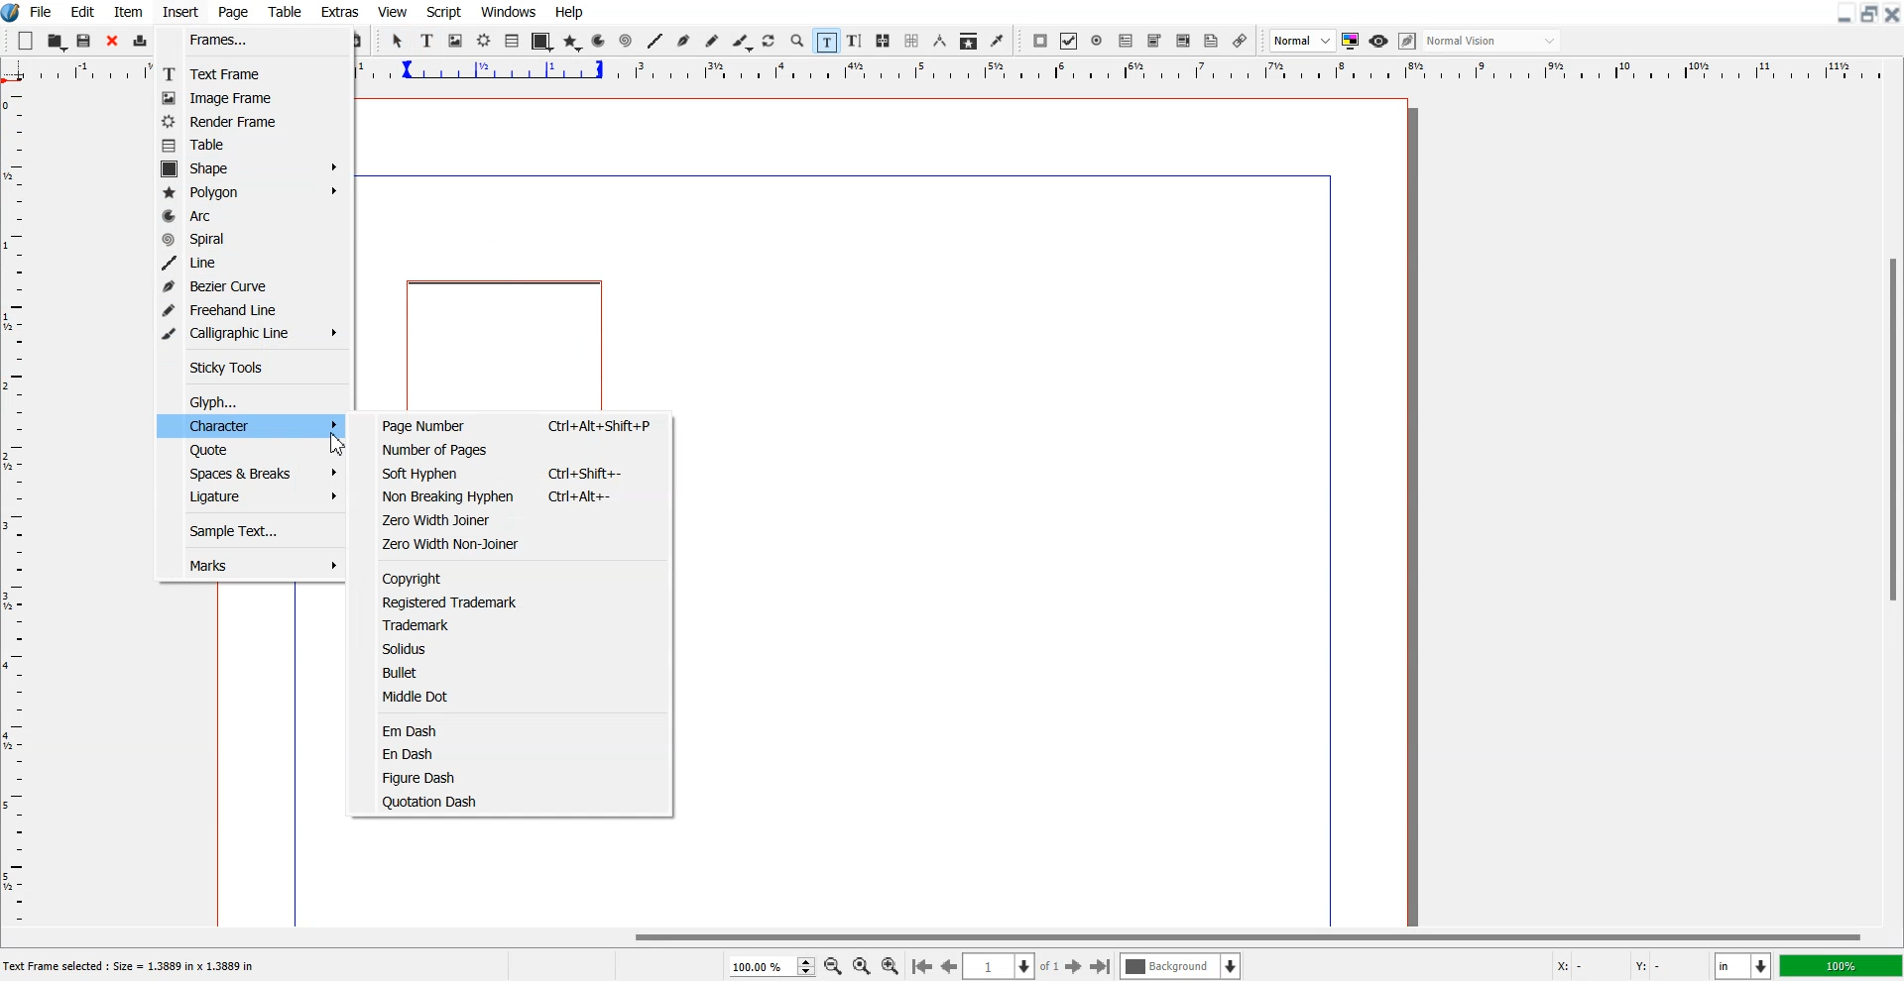 The height and width of the screenshot is (981, 1904). What do you see at coordinates (253, 216) in the screenshot?
I see `Arc` at bounding box center [253, 216].